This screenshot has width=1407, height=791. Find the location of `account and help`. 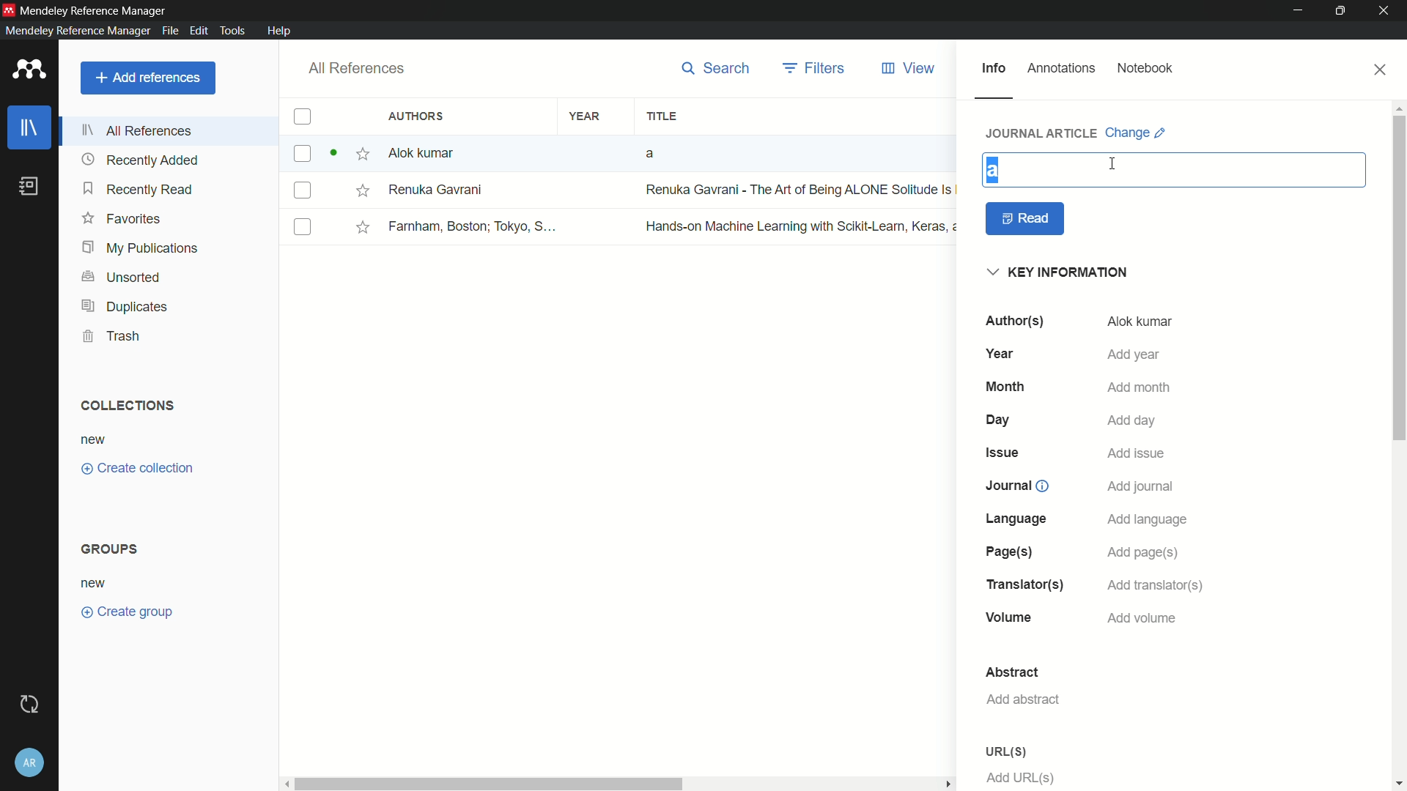

account and help is located at coordinates (32, 762).